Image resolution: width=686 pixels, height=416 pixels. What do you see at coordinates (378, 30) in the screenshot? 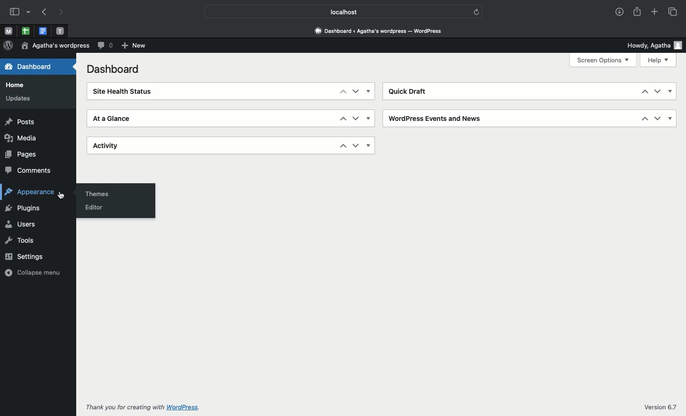
I see `Dashboard <Agatha's wordpress - wordpress` at bounding box center [378, 30].